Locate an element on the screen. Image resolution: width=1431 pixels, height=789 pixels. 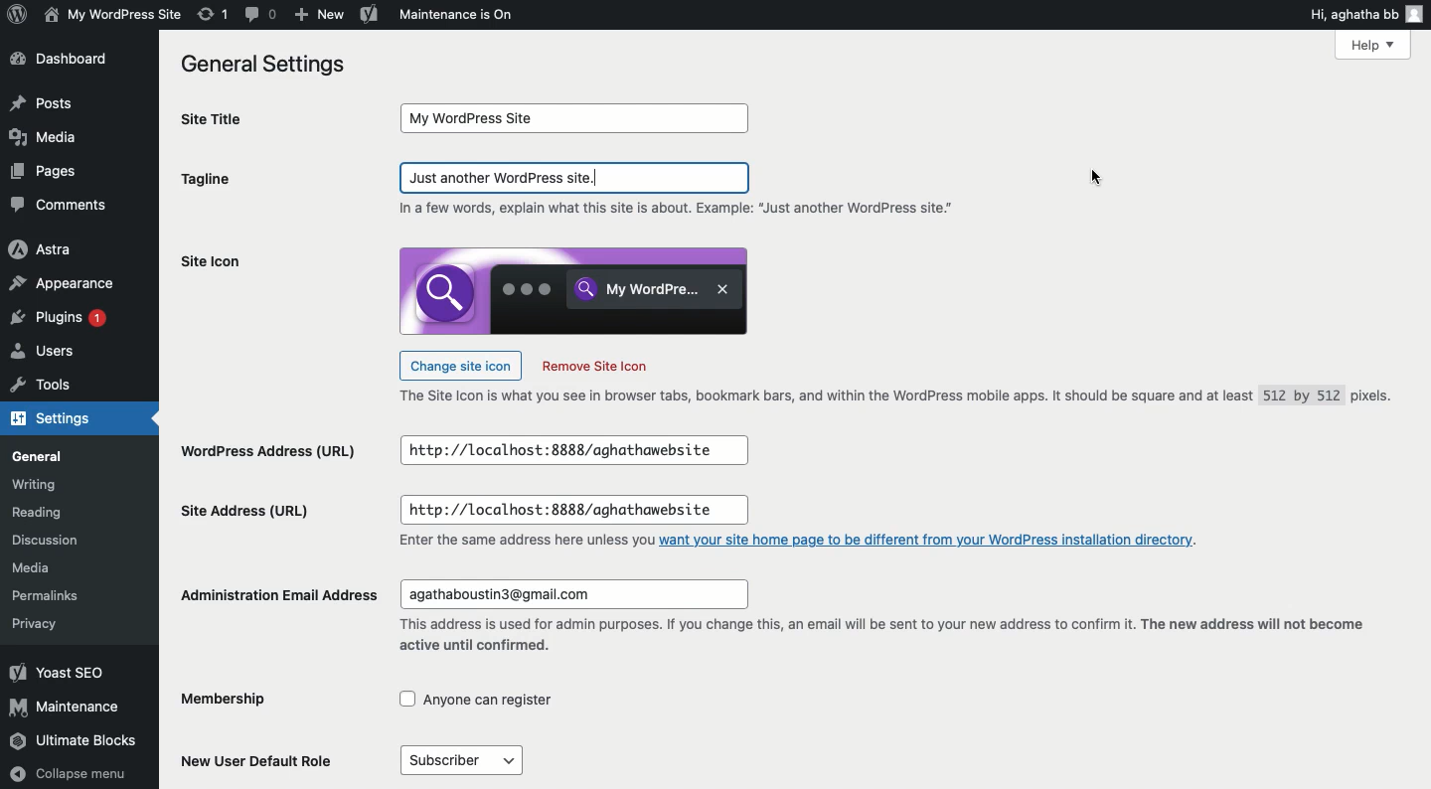
New is located at coordinates (317, 15).